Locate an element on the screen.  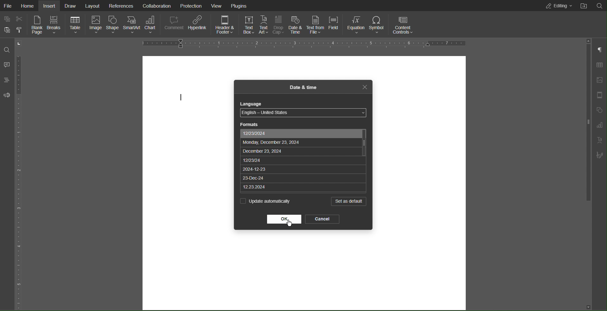
19/9904 is located at coordinates (301, 158).